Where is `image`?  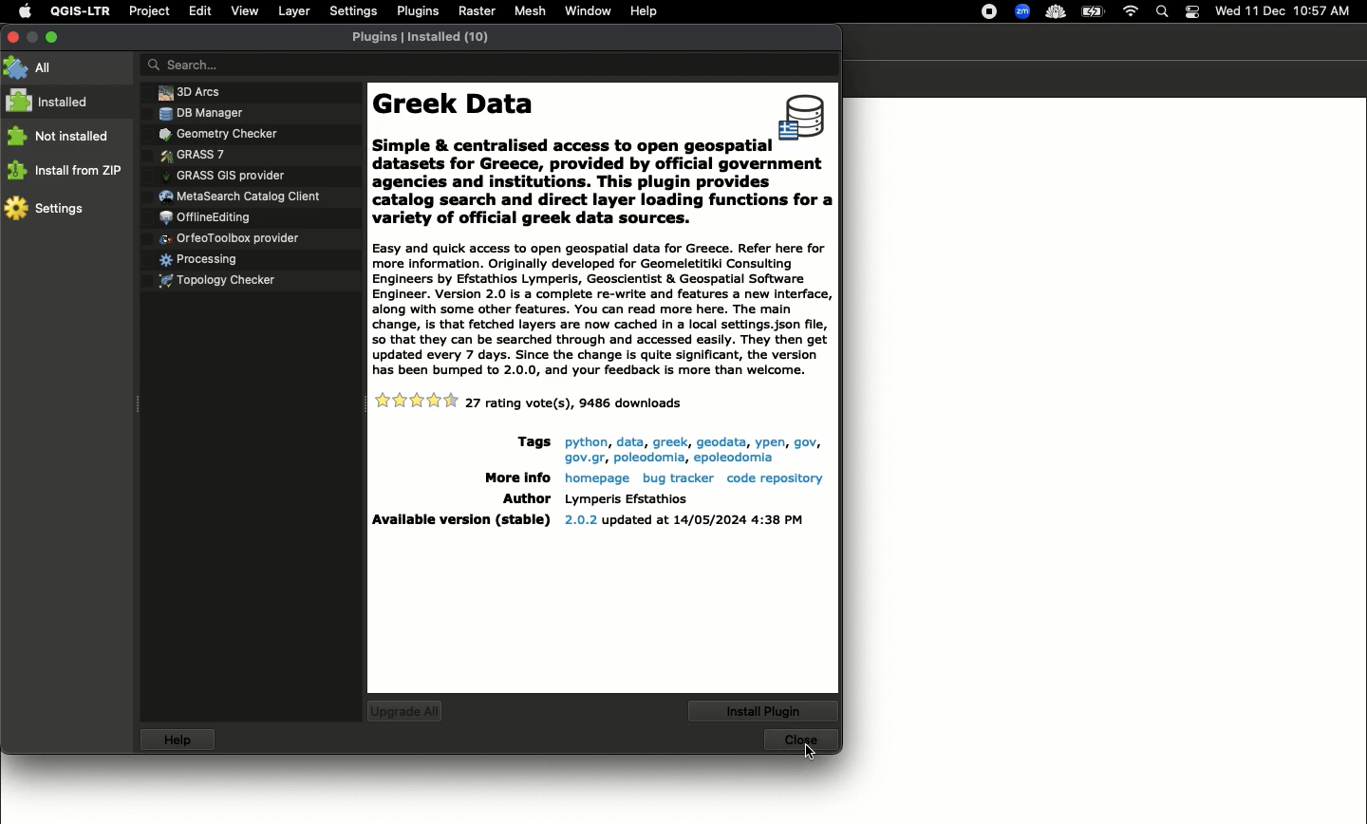 image is located at coordinates (805, 119).